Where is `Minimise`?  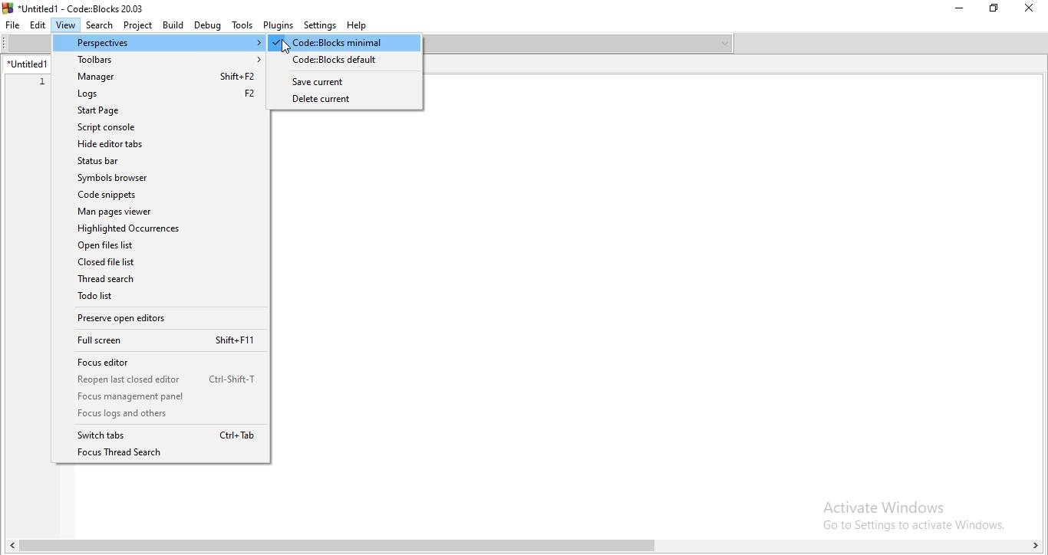
Minimise is located at coordinates (959, 9).